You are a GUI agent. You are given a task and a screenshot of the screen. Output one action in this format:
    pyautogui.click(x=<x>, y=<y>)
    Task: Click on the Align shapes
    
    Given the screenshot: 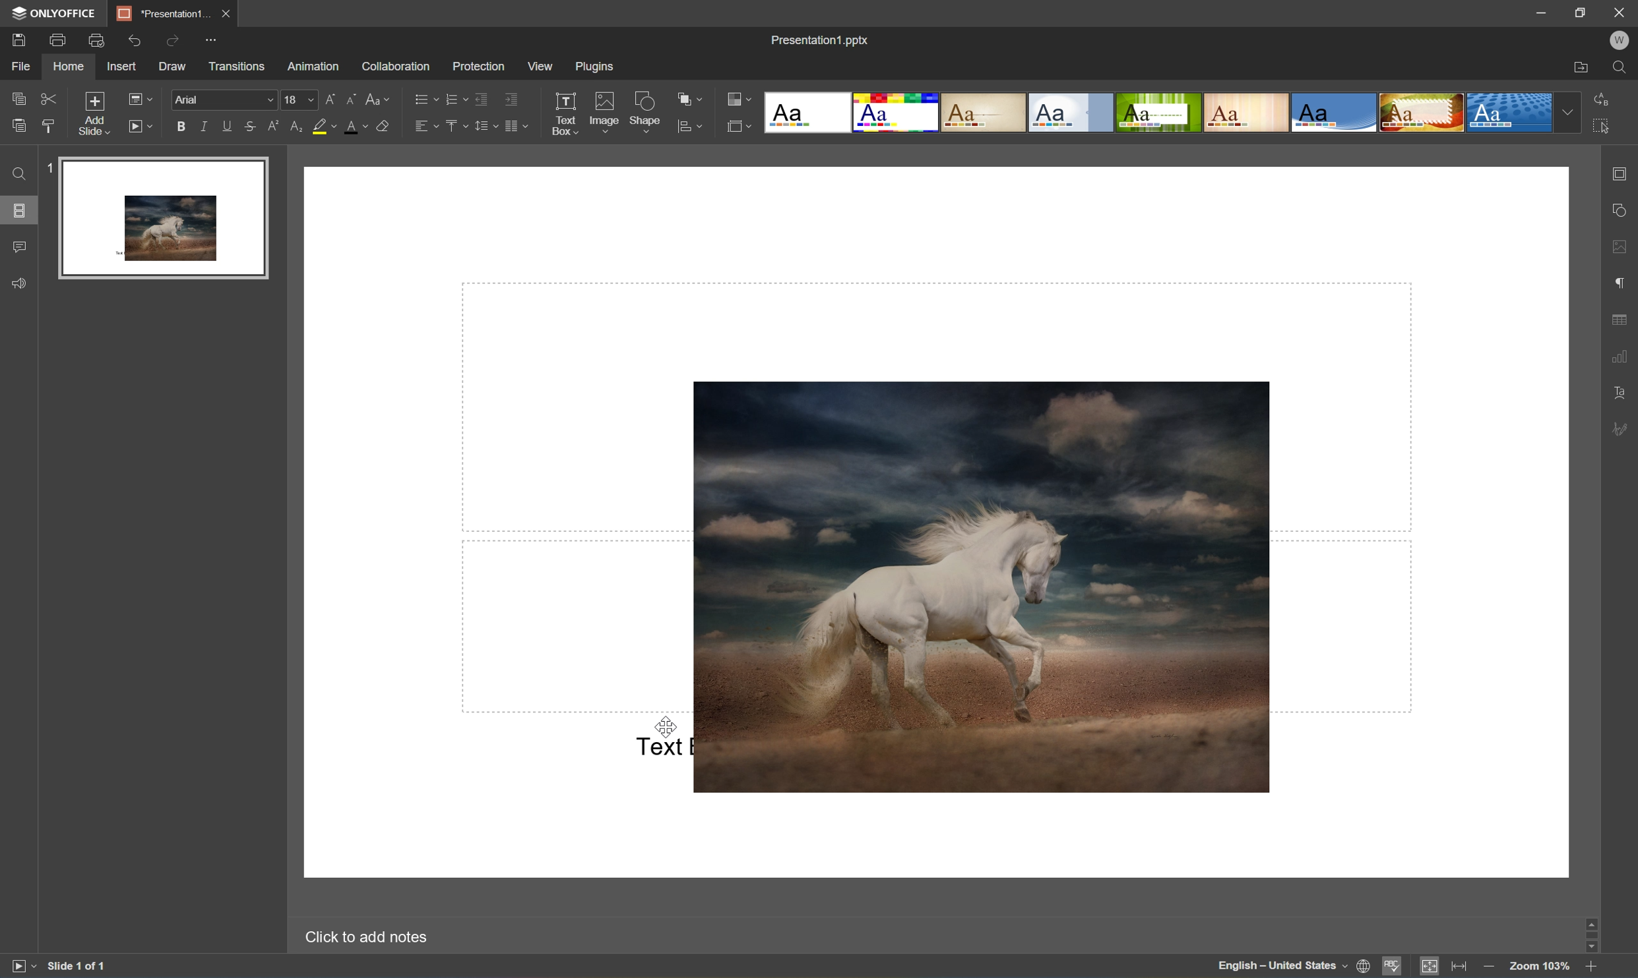 What is the action you would take?
    pyautogui.click(x=688, y=127)
    